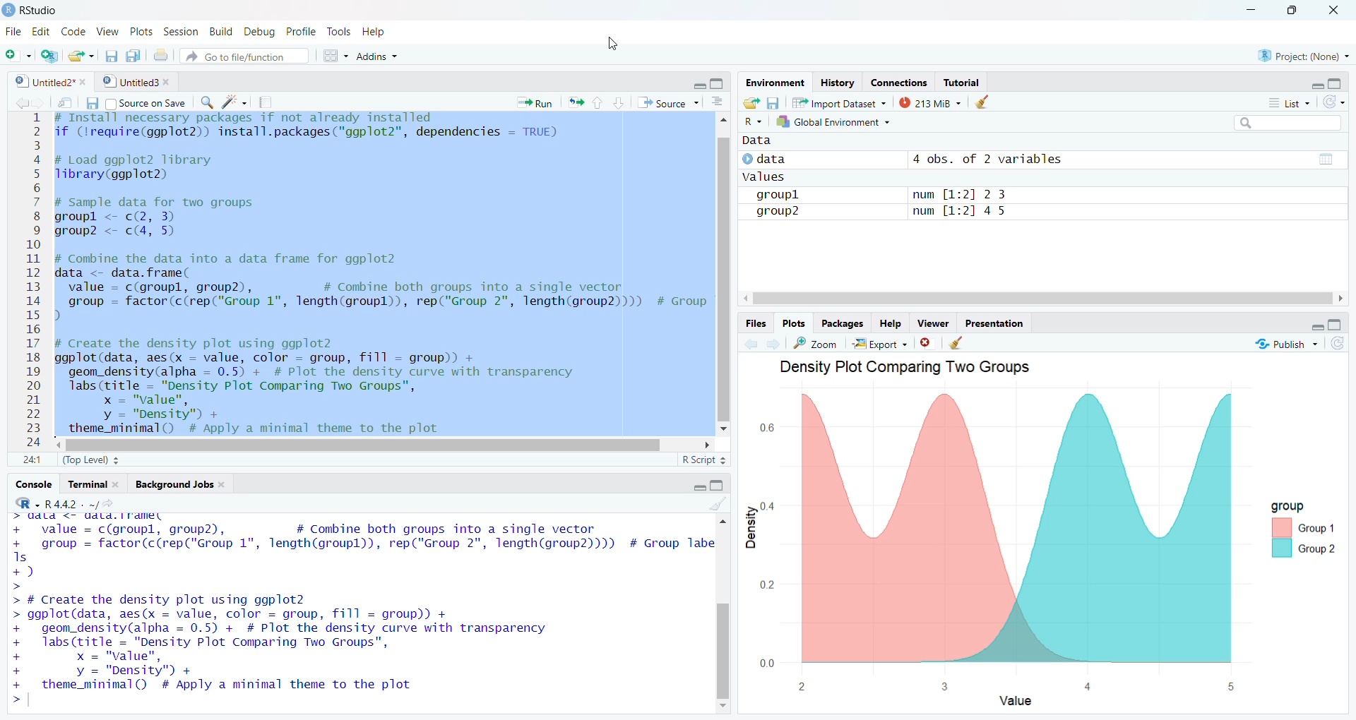 This screenshot has height=720, width=1356. Describe the element at coordinates (667, 103) in the screenshot. I see `source` at that location.